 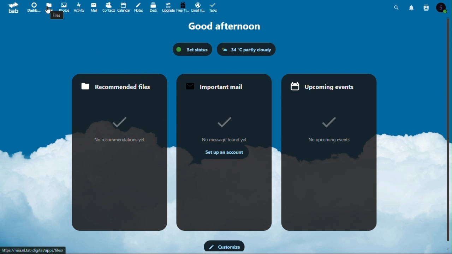 I want to click on Good afternoon, so click(x=224, y=26).